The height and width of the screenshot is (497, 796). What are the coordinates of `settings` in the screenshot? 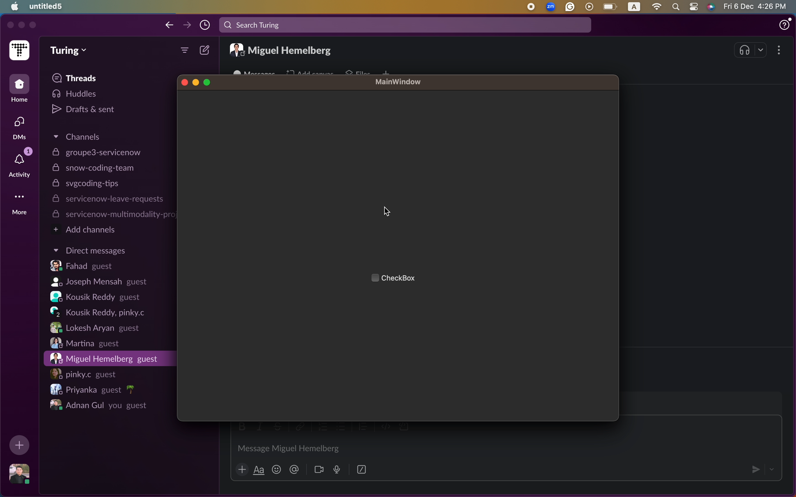 It's located at (694, 6).